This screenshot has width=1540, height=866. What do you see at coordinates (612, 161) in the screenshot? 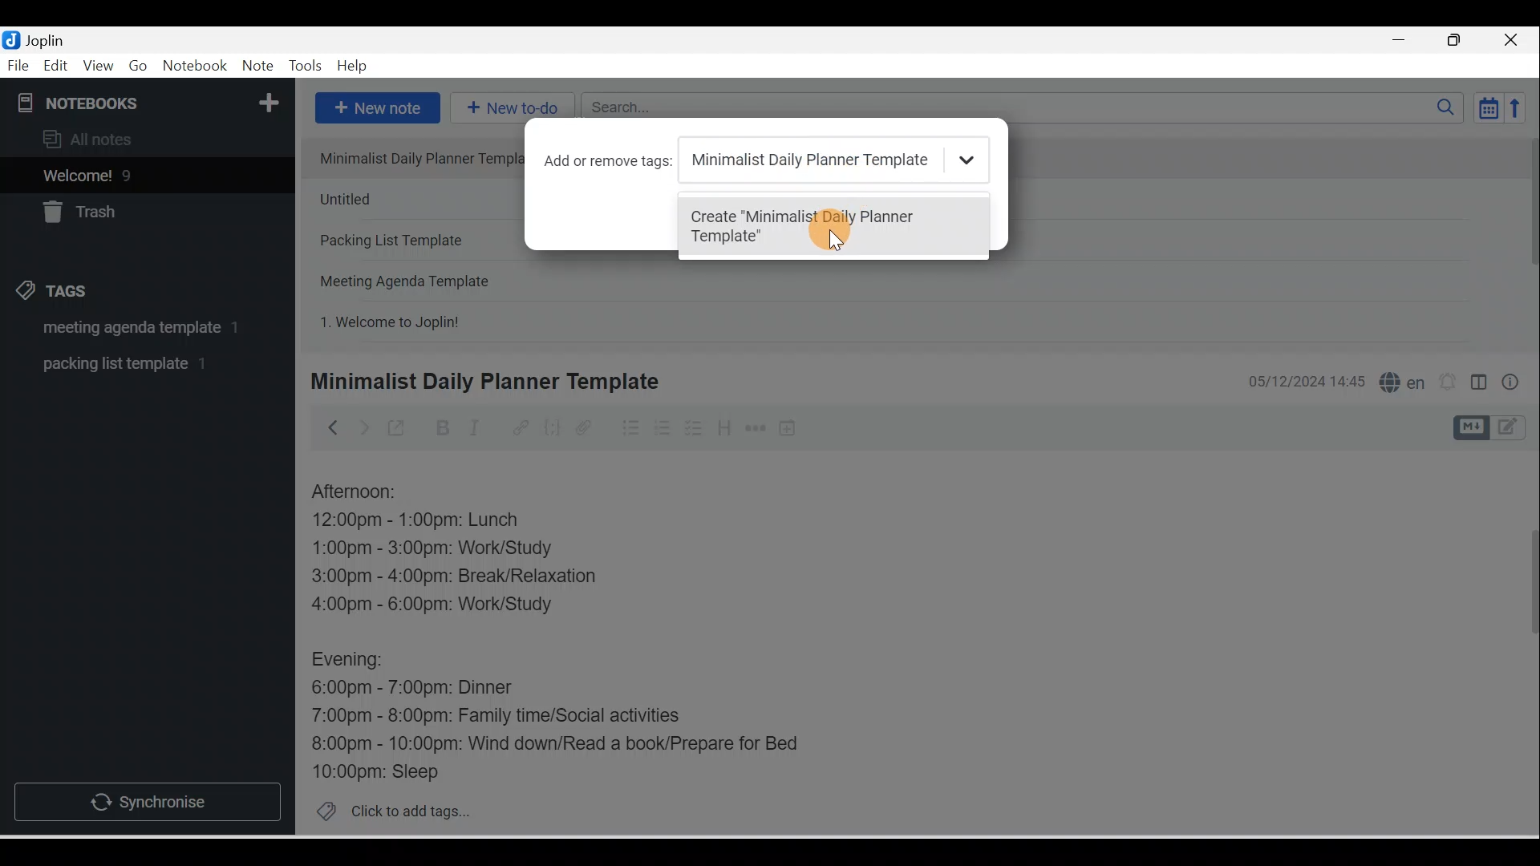
I see `Add or remove tags` at bounding box center [612, 161].